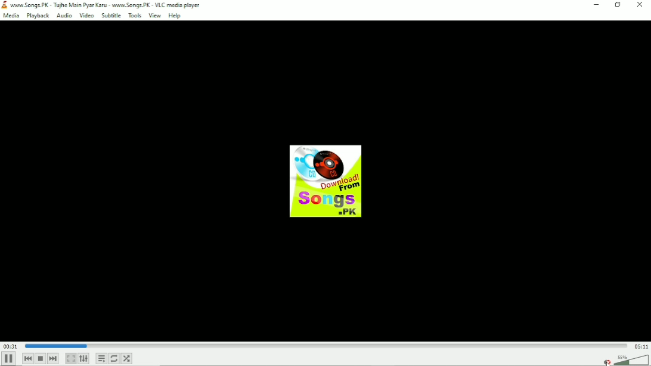  What do you see at coordinates (618, 6) in the screenshot?
I see `Restore down` at bounding box center [618, 6].